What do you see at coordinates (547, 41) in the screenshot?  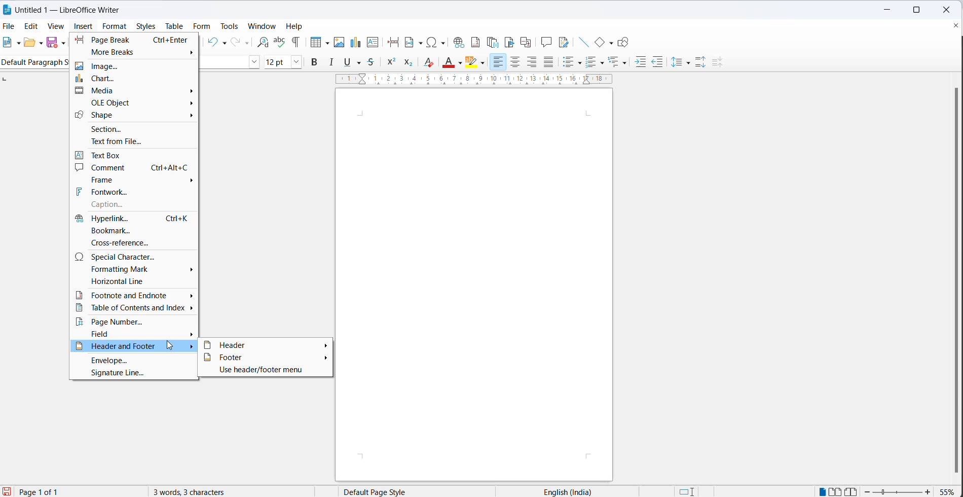 I see `insert comments` at bounding box center [547, 41].